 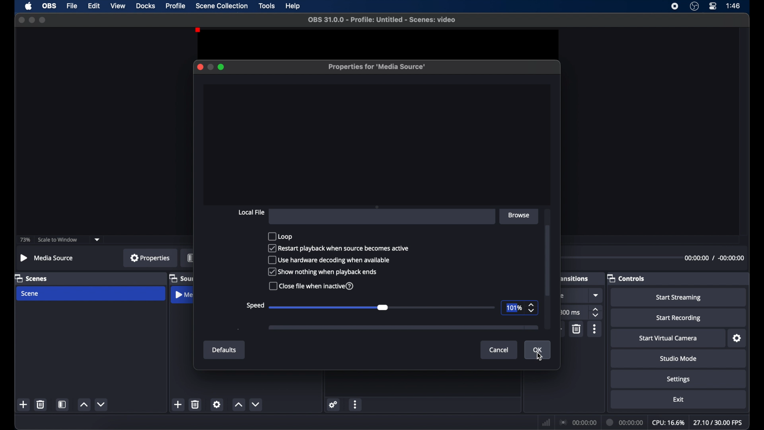 I want to click on obs studio, so click(x=694, y=6).